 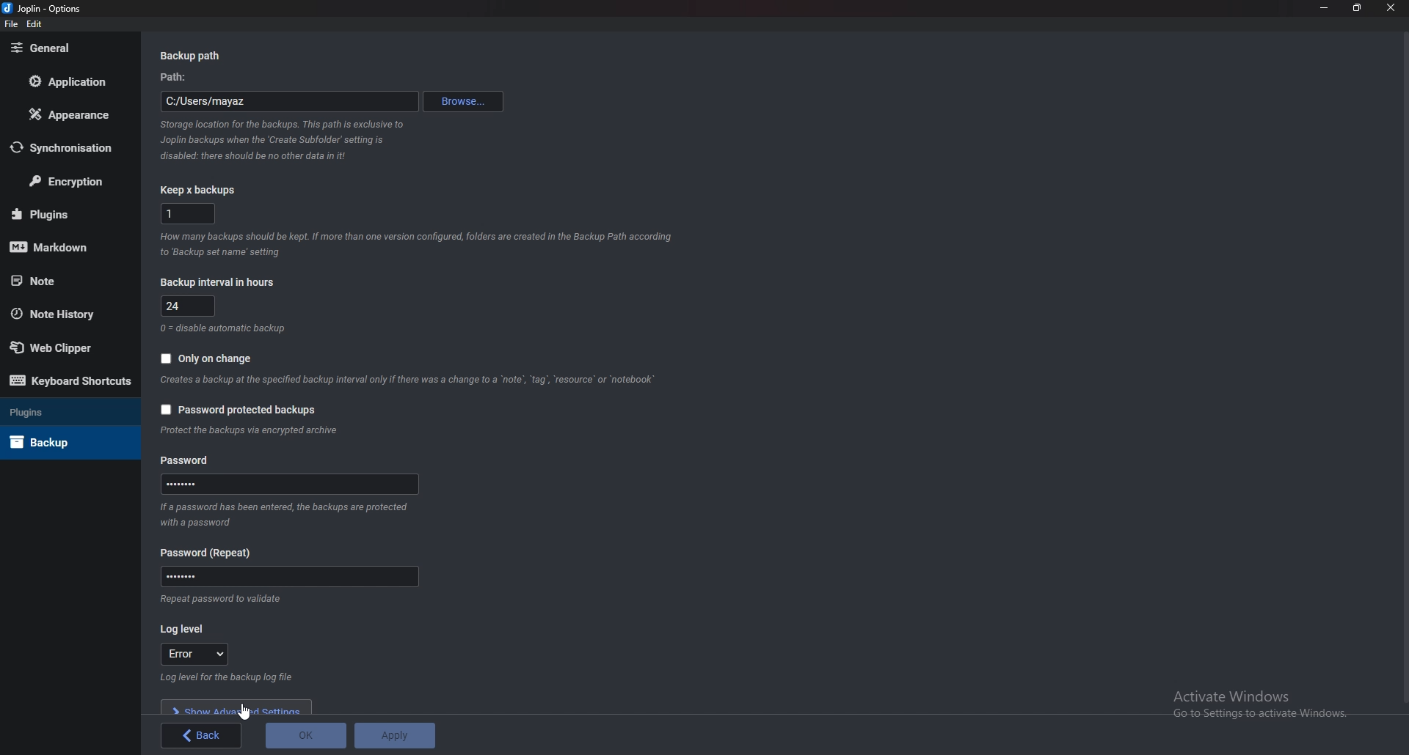 I want to click on note, so click(x=59, y=281).